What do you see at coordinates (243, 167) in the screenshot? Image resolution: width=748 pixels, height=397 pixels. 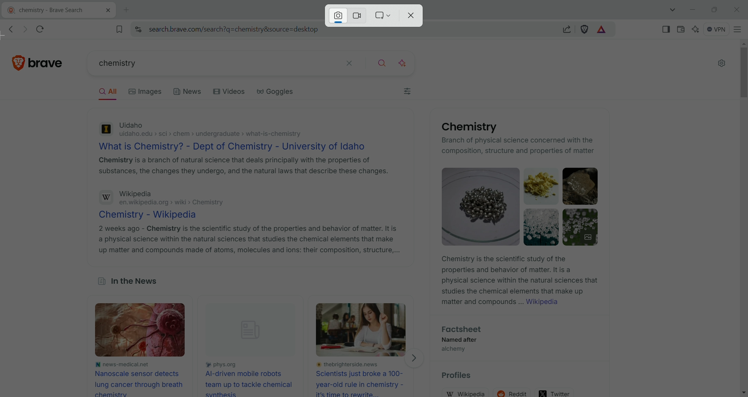 I see `Chemistry Is a branch of natural science that deals principally with the properties of
substances, the changes they undergo, and the natural laws that describe these changes.` at bounding box center [243, 167].